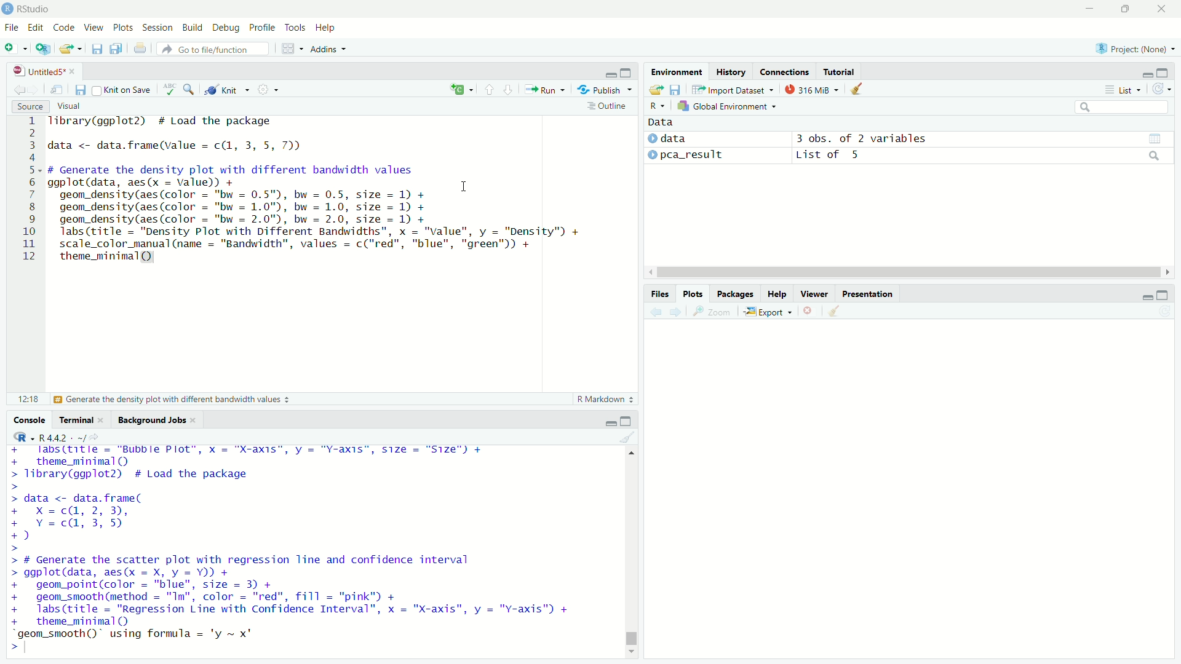 This screenshot has width=1181, height=664. Describe the element at coordinates (656, 89) in the screenshot. I see `Load workspace` at that location.